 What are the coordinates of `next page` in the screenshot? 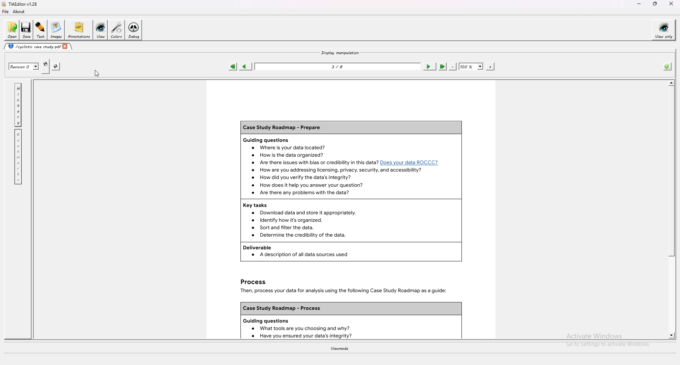 It's located at (429, 66).